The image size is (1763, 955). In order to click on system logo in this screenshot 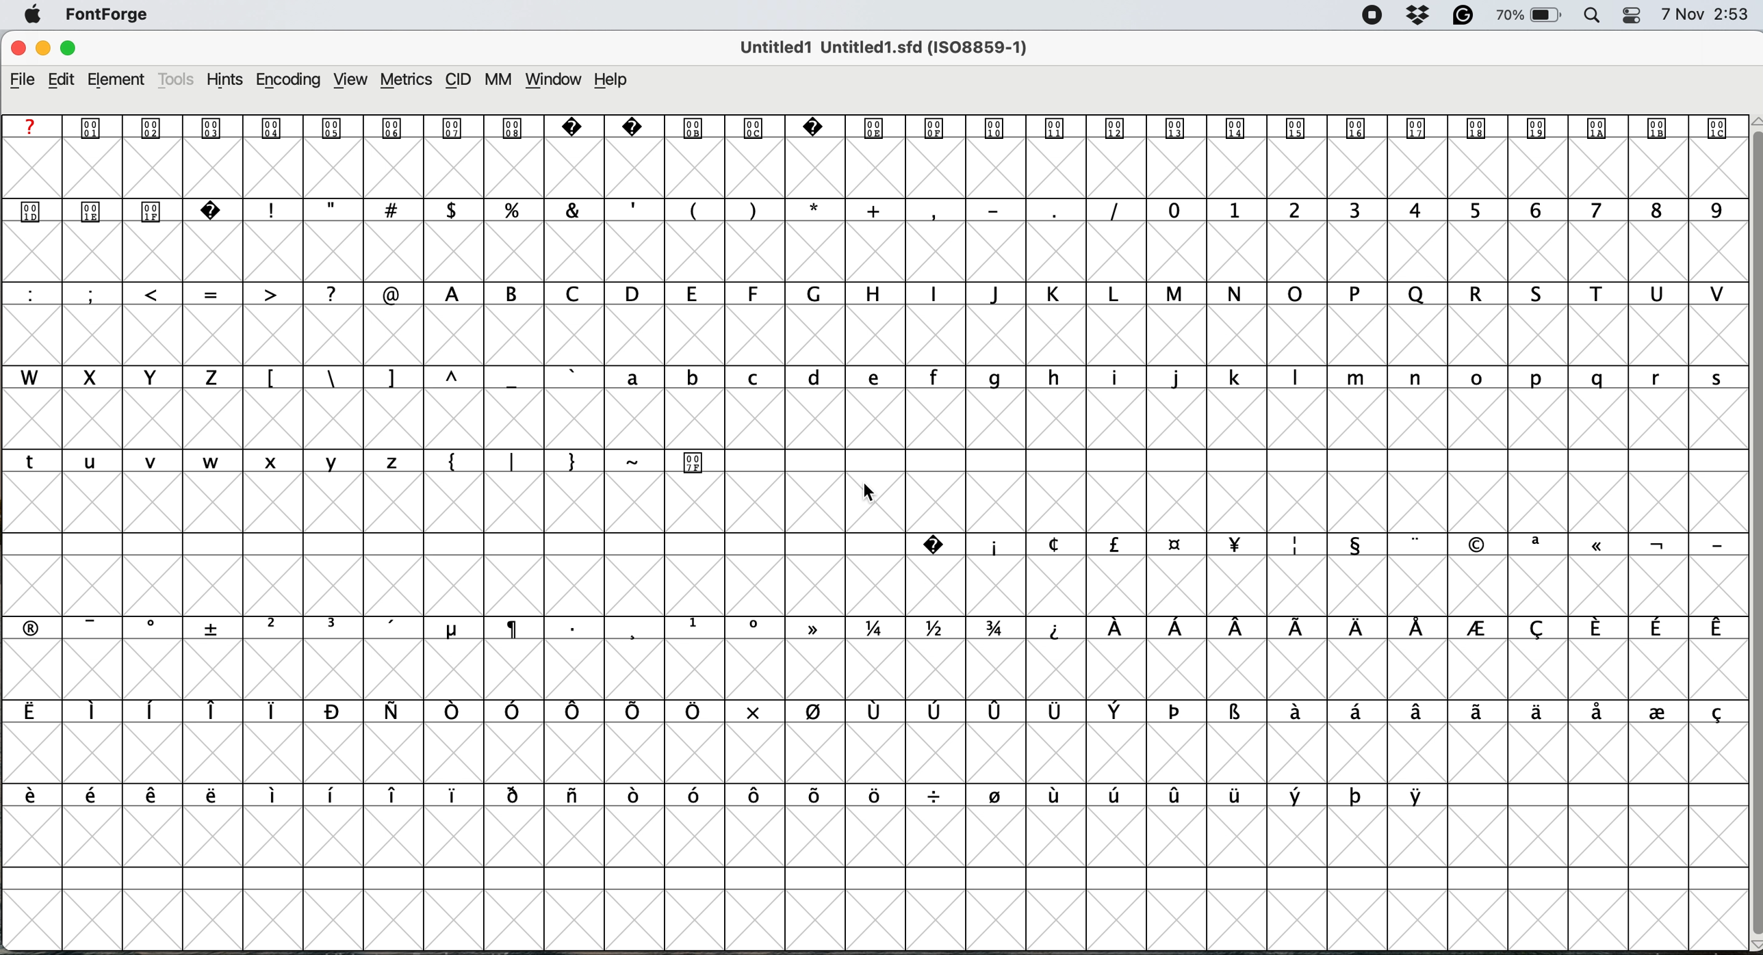, I will do `click(28, 16)`.